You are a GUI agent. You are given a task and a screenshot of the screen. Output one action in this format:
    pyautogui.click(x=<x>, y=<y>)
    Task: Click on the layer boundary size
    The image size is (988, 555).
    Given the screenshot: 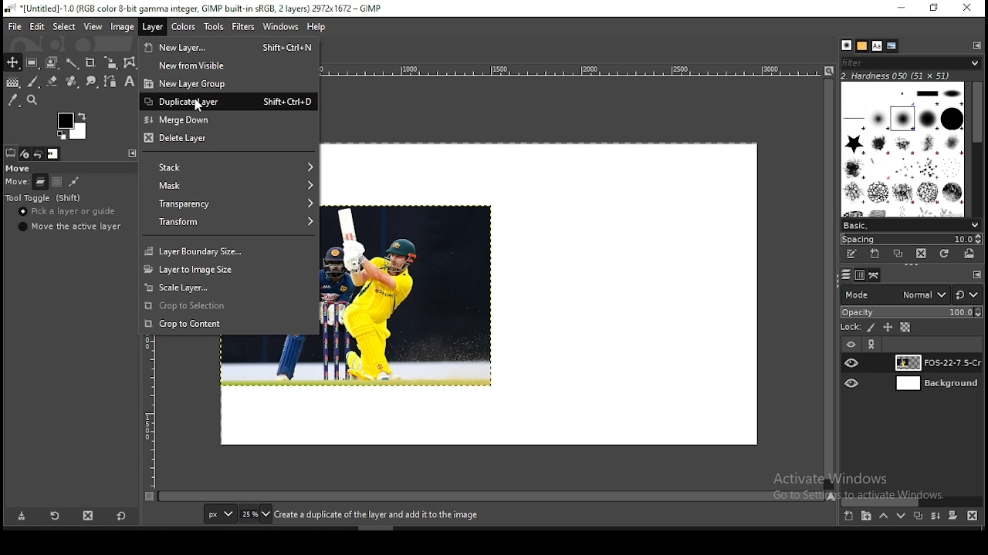 What is the action you would take?
    pyautogui.click(x=228, y=250)
    